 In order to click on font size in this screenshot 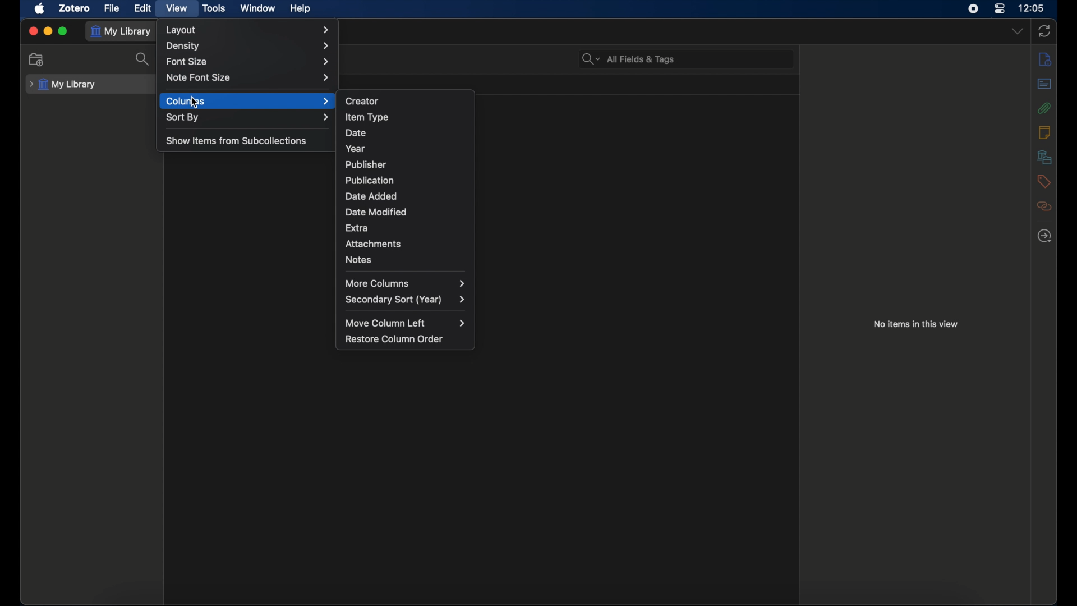, I will do `click(248, 61)`.